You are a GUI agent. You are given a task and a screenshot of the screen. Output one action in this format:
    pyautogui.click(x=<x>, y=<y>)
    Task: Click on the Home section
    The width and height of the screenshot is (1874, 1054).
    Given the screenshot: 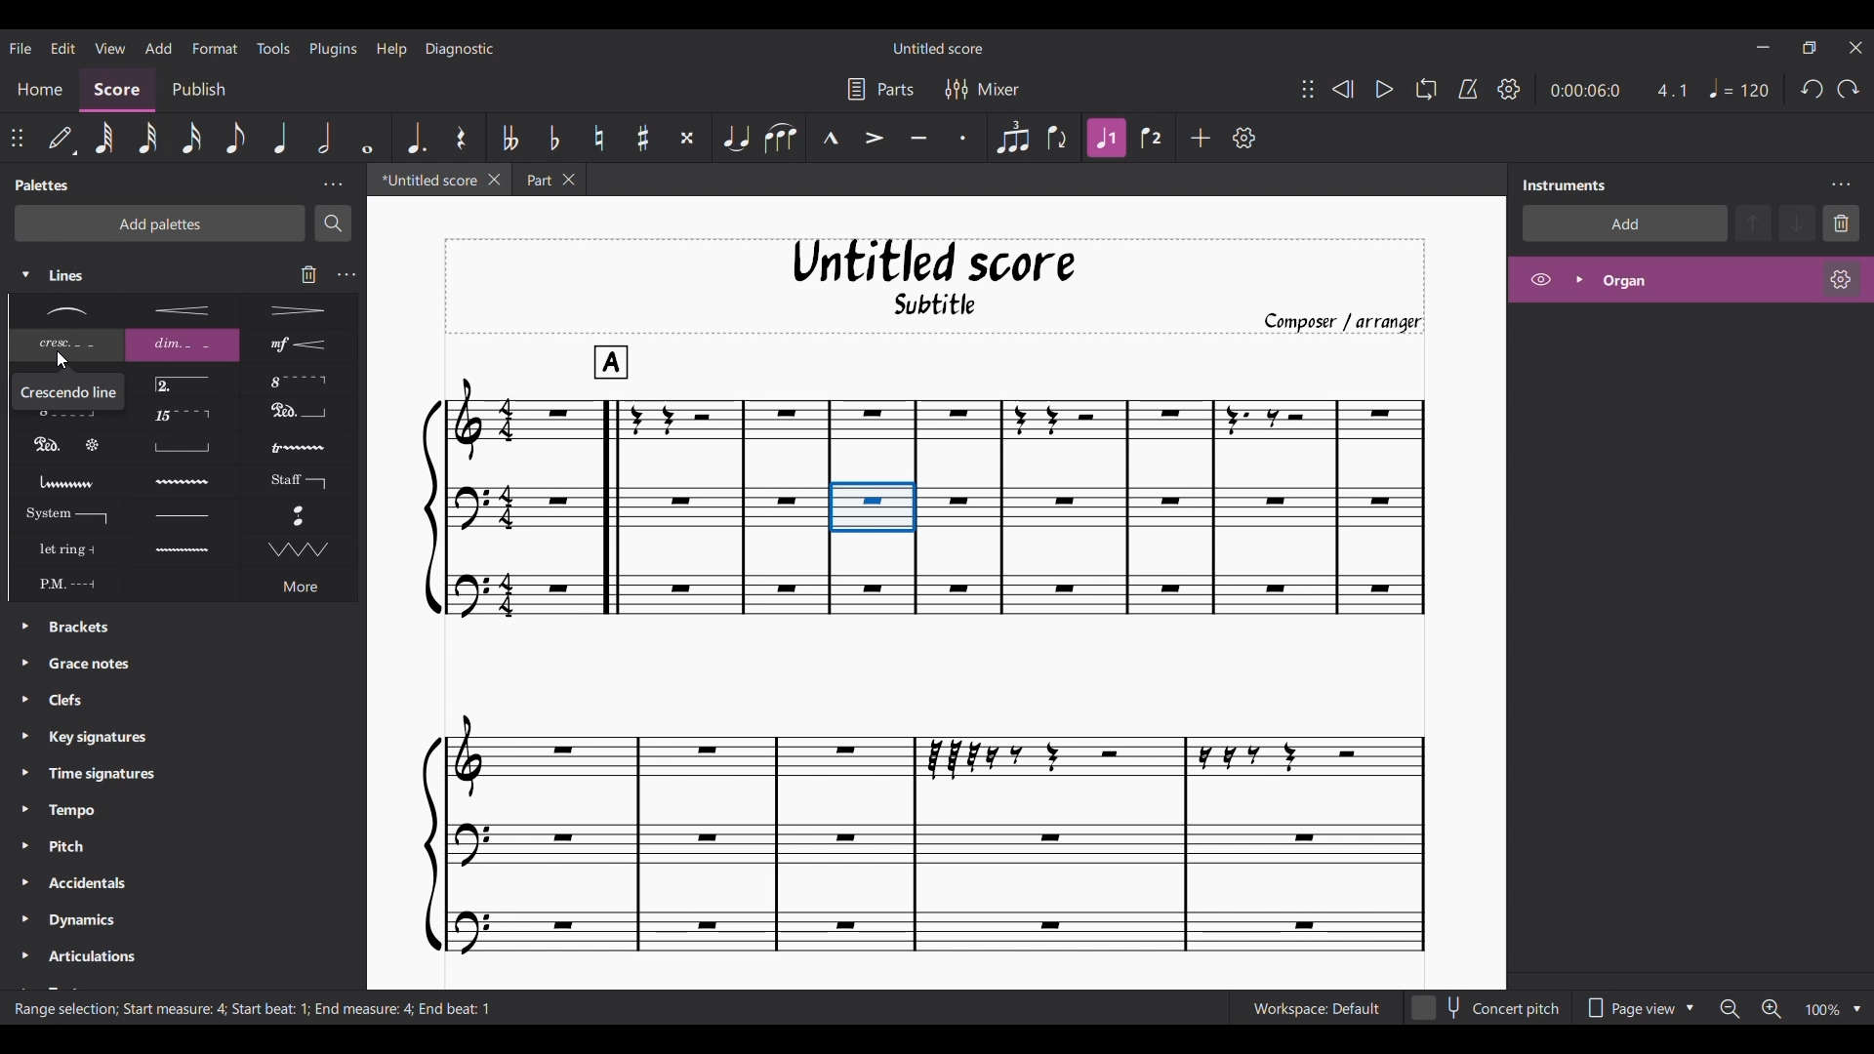 What is the action you would take?
    pyautogui.click(x=39, y=90)
    